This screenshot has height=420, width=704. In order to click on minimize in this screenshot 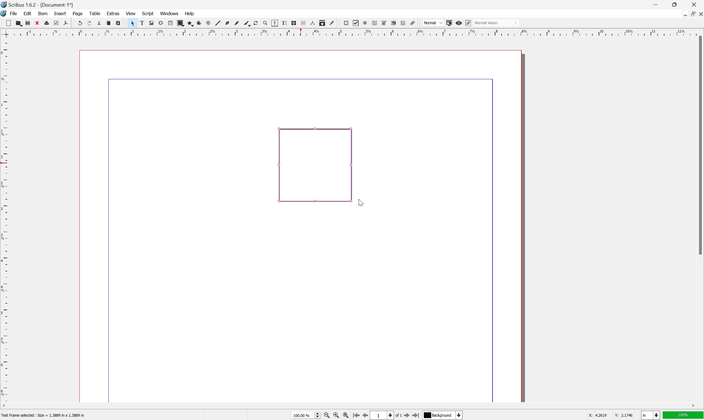, I will do `click(655, 4)`.